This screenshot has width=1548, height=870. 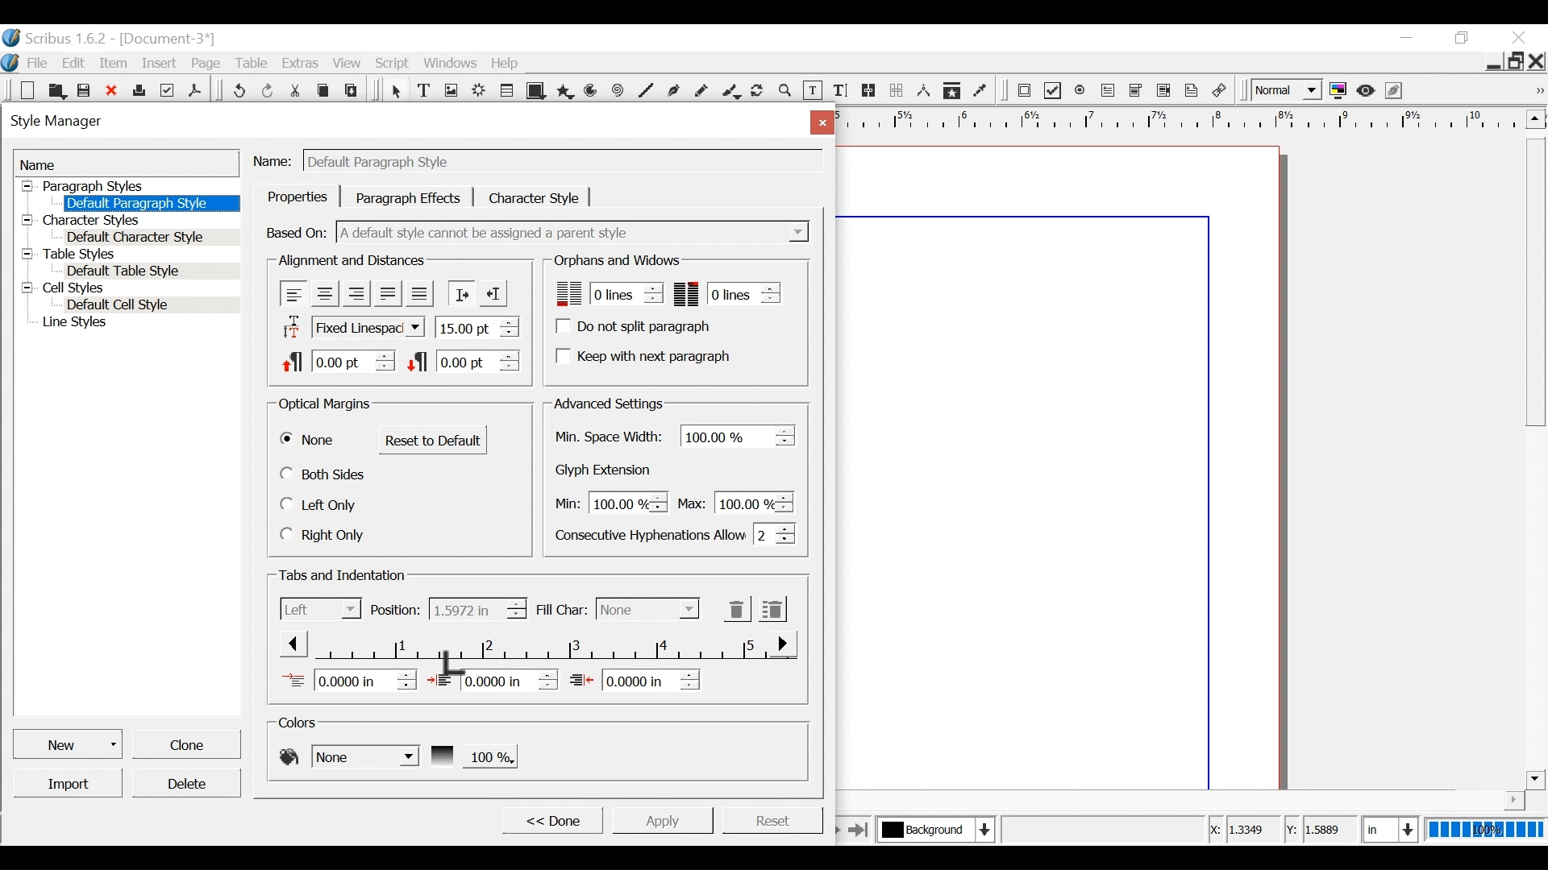 What do you see at coordinates (419, 294) in the screenshot?
I see `Align Forced Justified` at bounding box center [419, 294].